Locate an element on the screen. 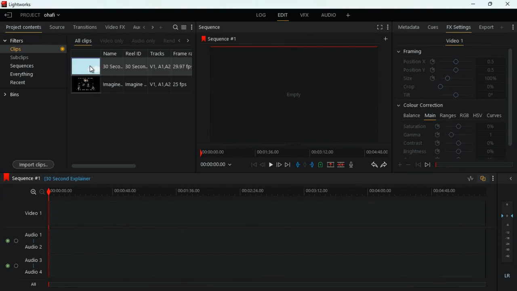 This screenshot has width=517, height=291.  is located at coordinates (507, 250).